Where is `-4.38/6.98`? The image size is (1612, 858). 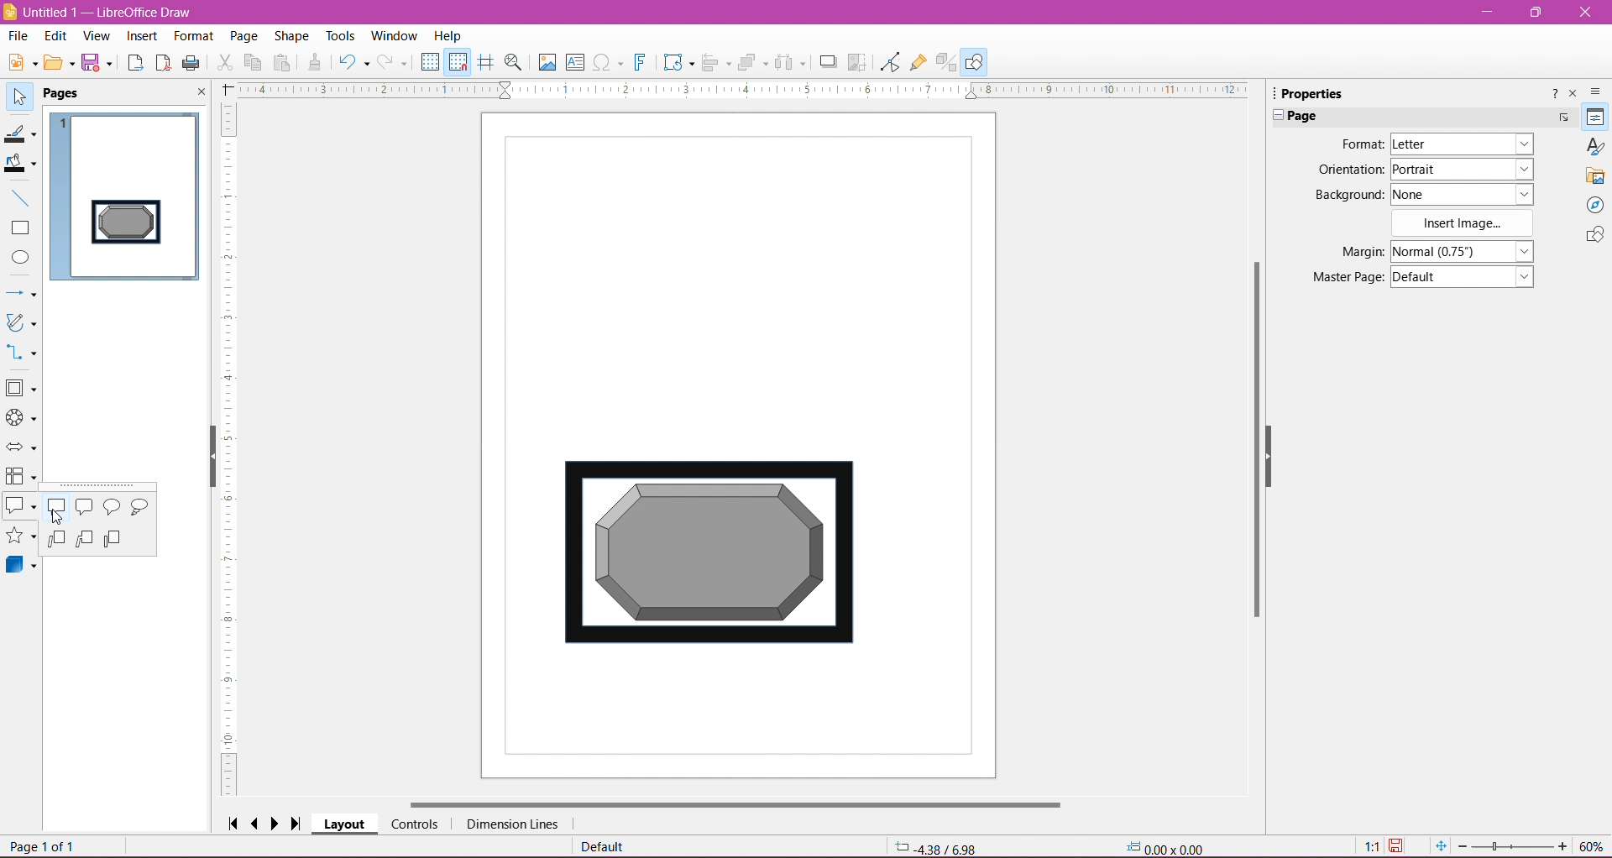 -4.38/6.98 is located at coordinates (934, 846).